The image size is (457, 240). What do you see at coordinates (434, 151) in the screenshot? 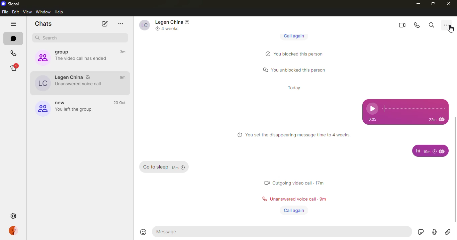
I see `time` at bounding box center [434, 151].